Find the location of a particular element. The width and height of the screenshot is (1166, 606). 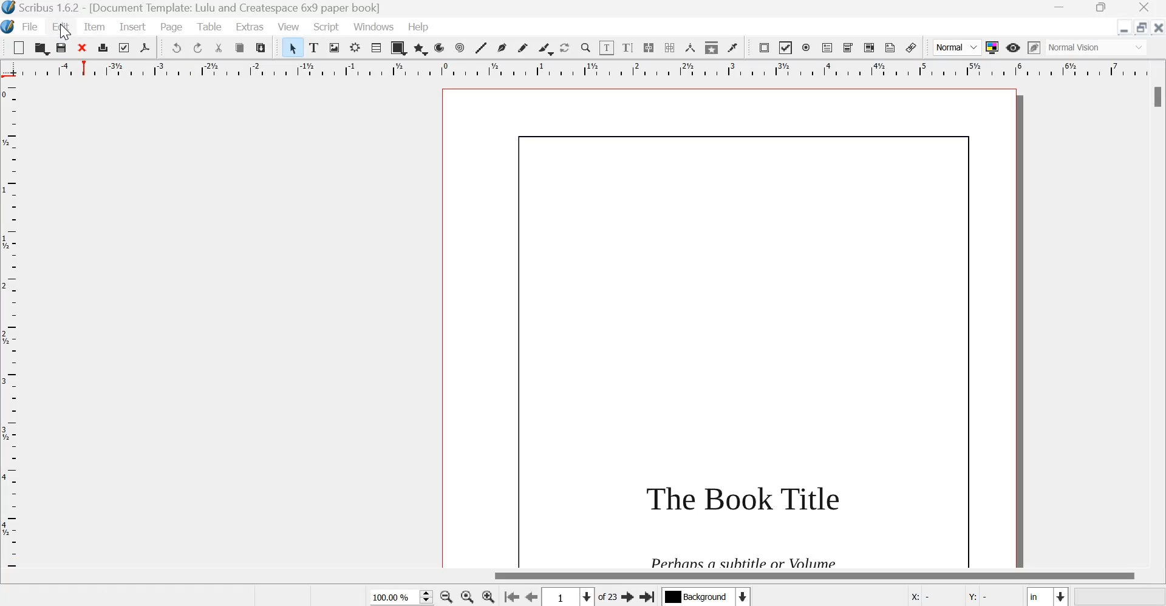

Zoom in or out is located at coordinates (585, 47).